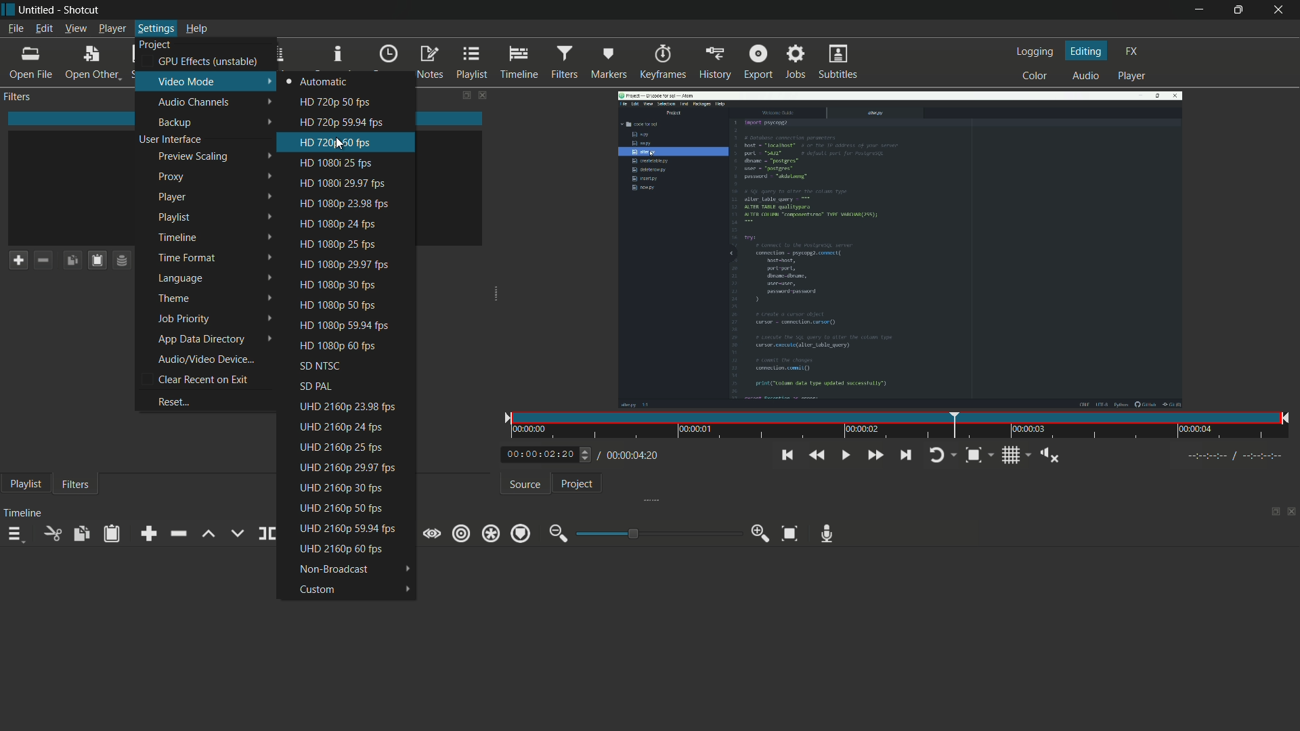  Describe the element at coordinates (1133, 76) in the screenshot. I see `player` at that location.